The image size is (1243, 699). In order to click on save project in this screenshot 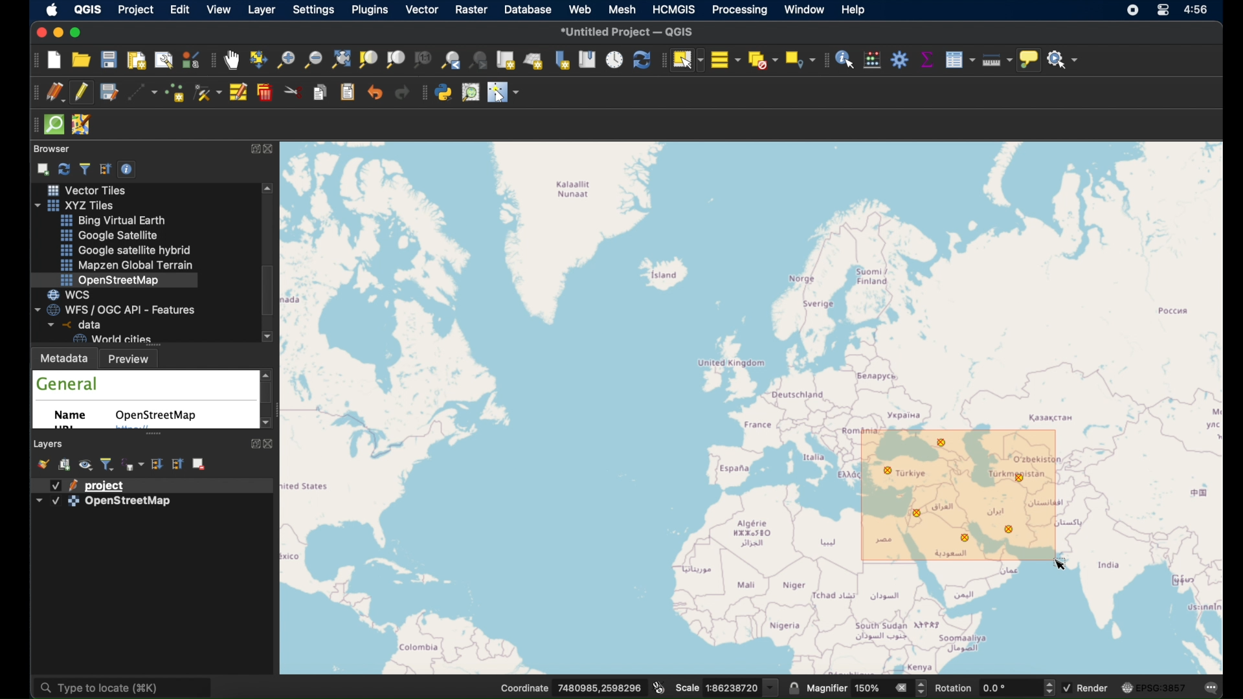, I will do `click(108, 93)`.